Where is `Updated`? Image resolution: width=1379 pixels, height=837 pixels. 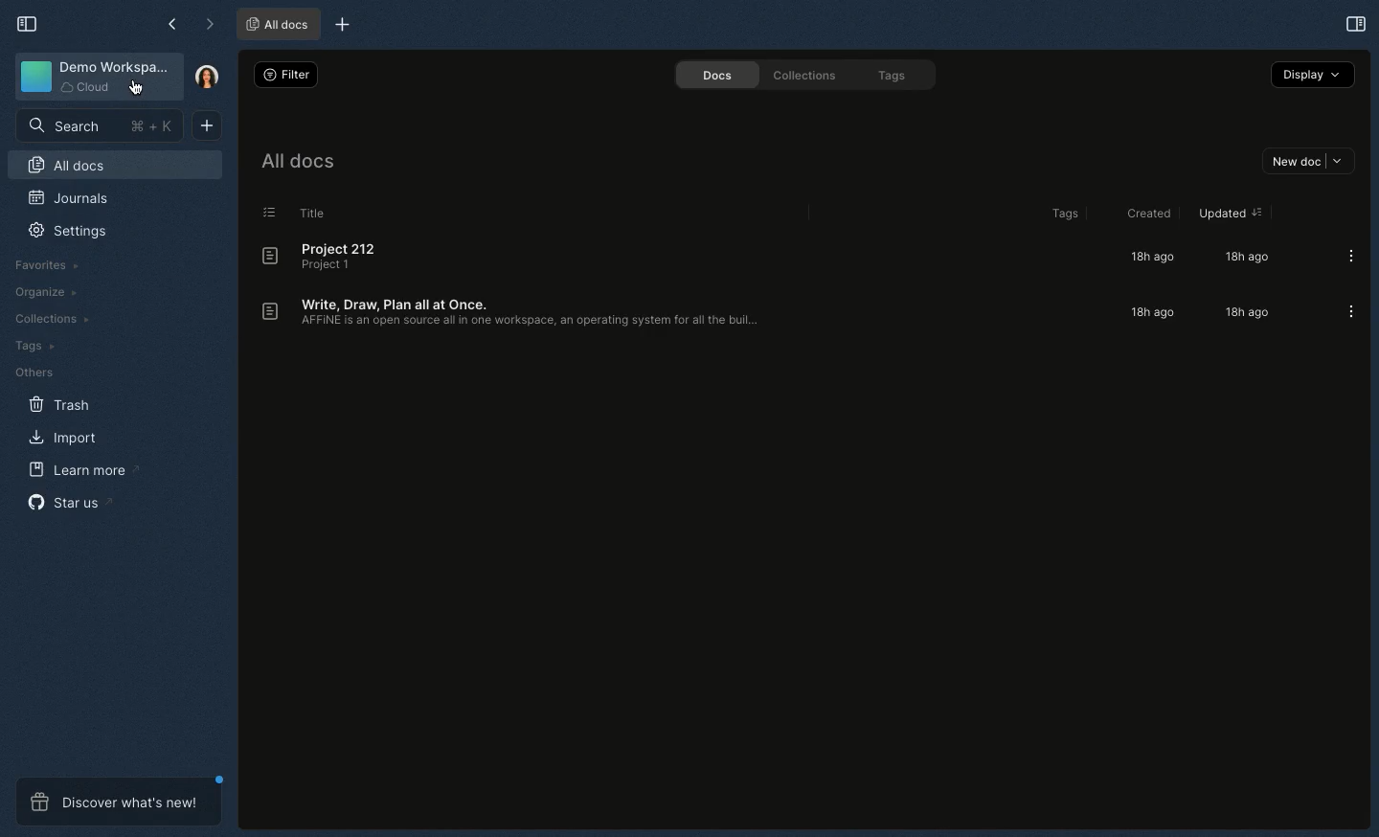 Updated is located at coordinates (1226, 215).